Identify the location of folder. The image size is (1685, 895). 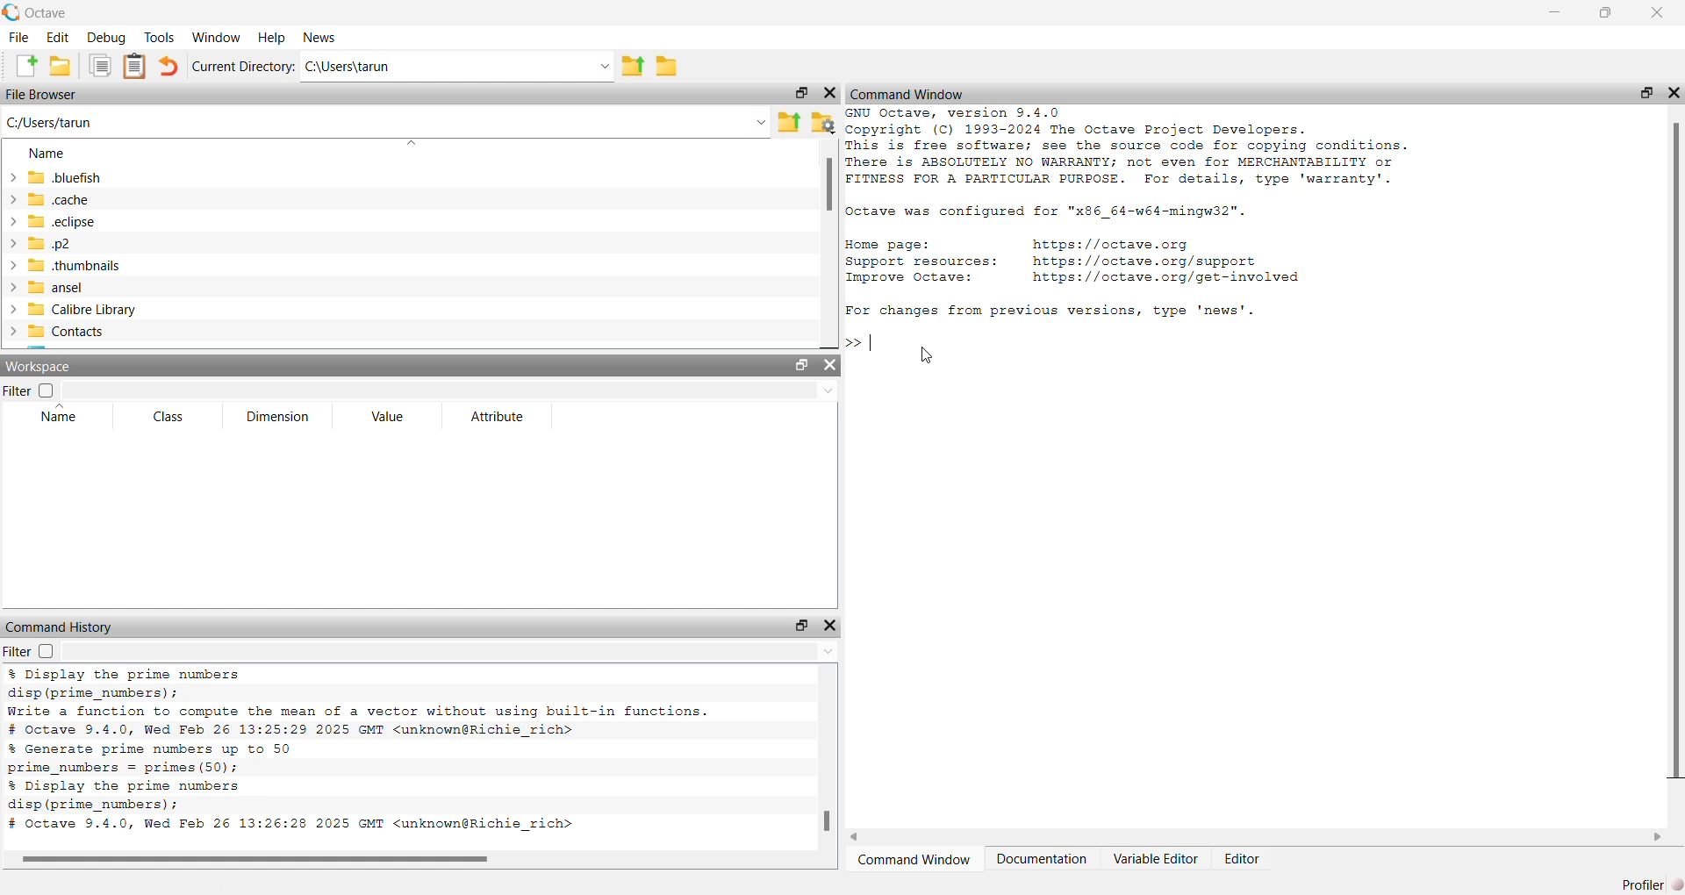
(667, 68).